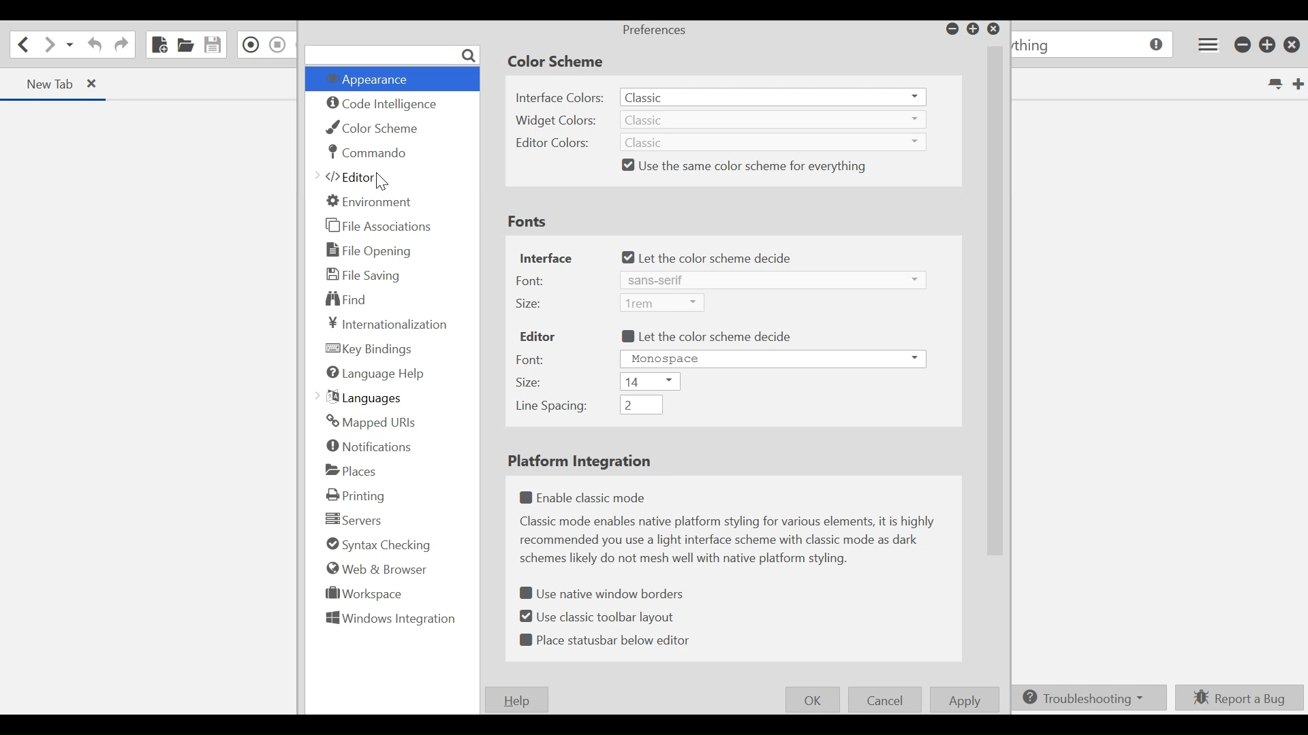 The height and width of the screenshot is (735, 1308). What do you see at coordinates (885, 699) in the screenshot?
I see `Cancel` at bounding box center [885, 699].